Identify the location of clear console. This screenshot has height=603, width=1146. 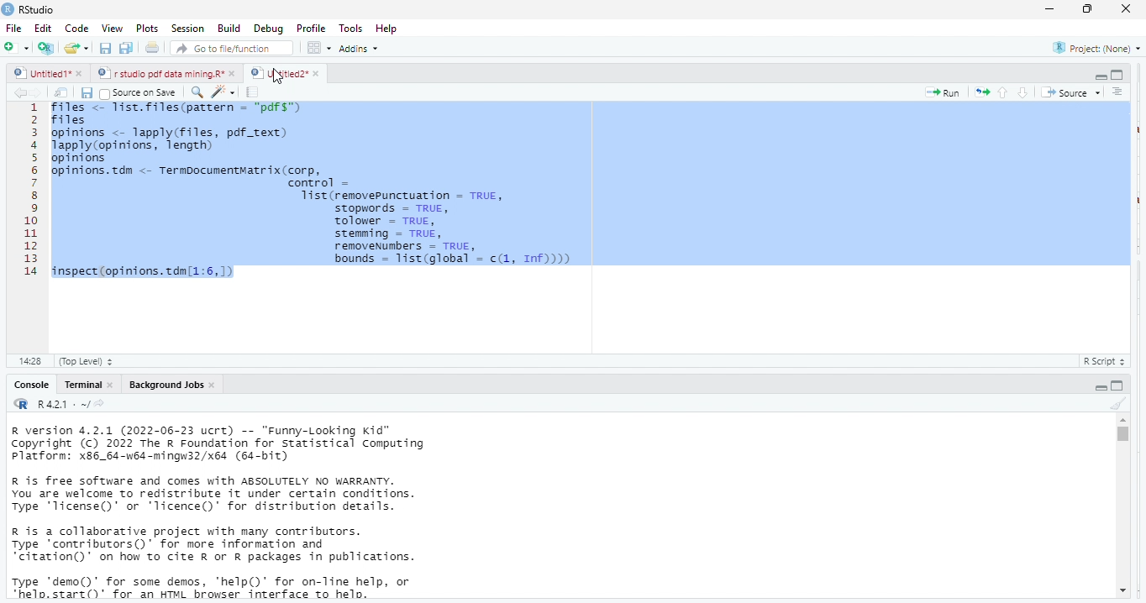
(1117, 401).